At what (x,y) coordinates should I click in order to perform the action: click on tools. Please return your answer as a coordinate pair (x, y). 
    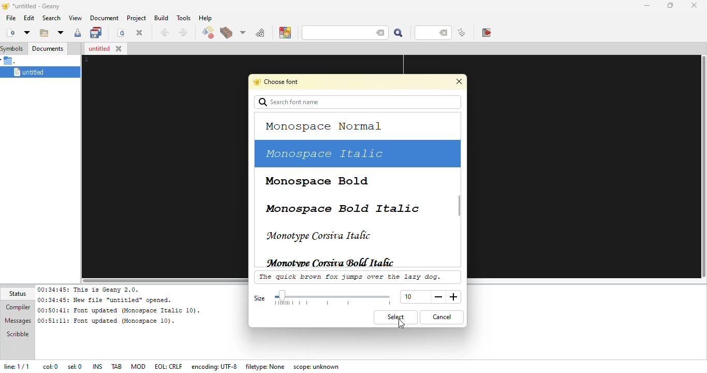
    Looking at the image, I should click on (184, 18).